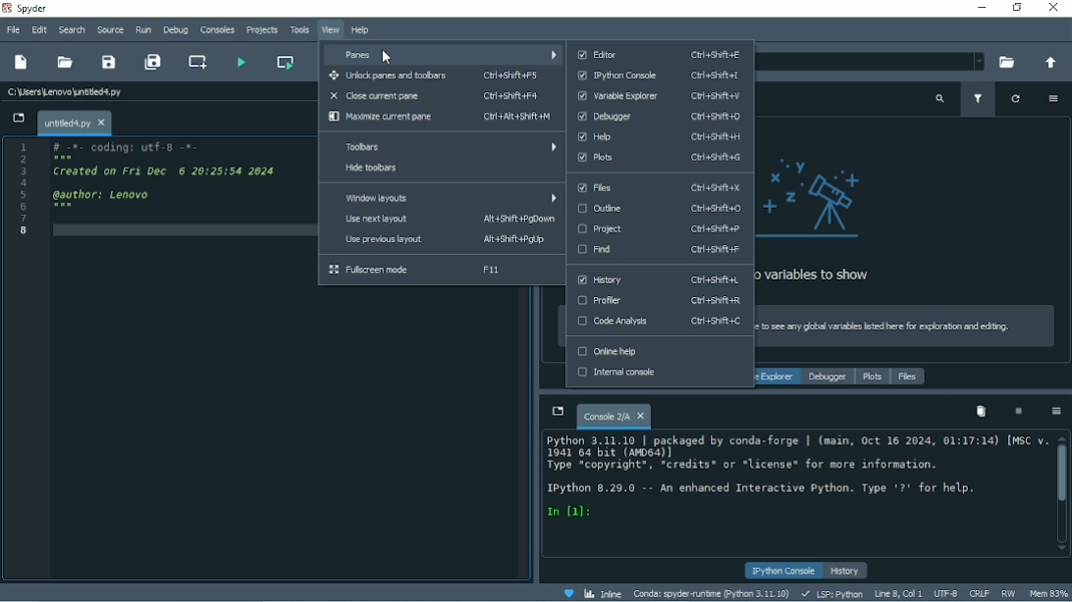  I want to click on Fullscreen mode, so click(417, 271).